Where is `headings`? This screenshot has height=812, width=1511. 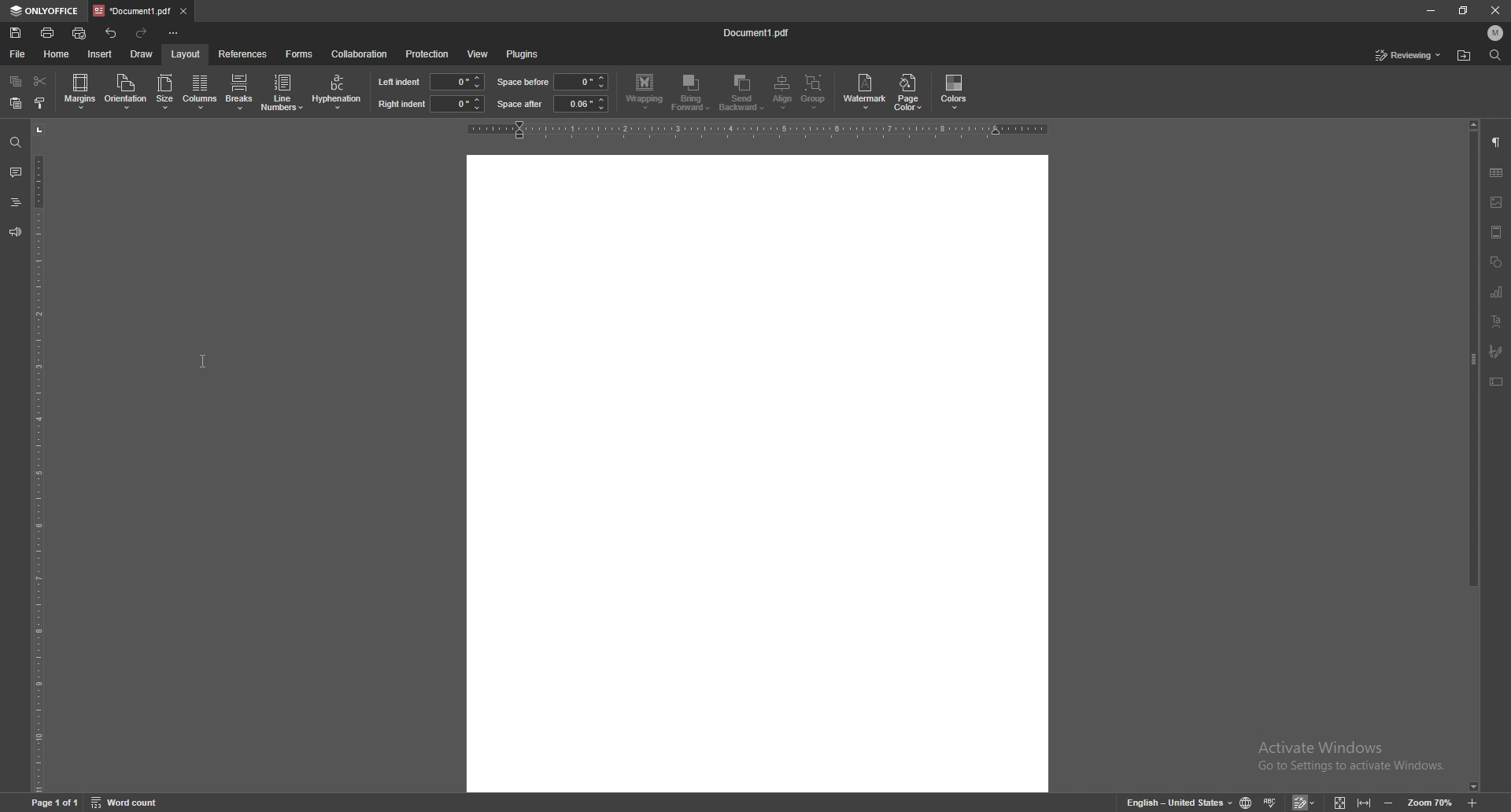
headings is located at coordinates (15, 202).